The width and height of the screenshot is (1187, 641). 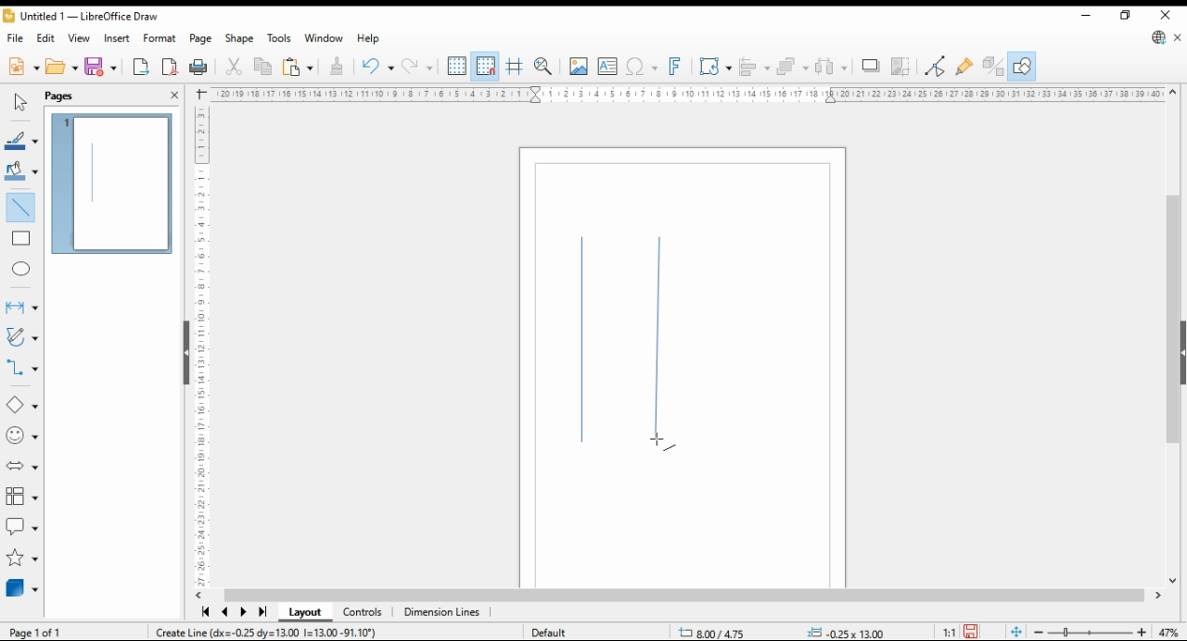 I want to click on export, so click(x=142, y=68).